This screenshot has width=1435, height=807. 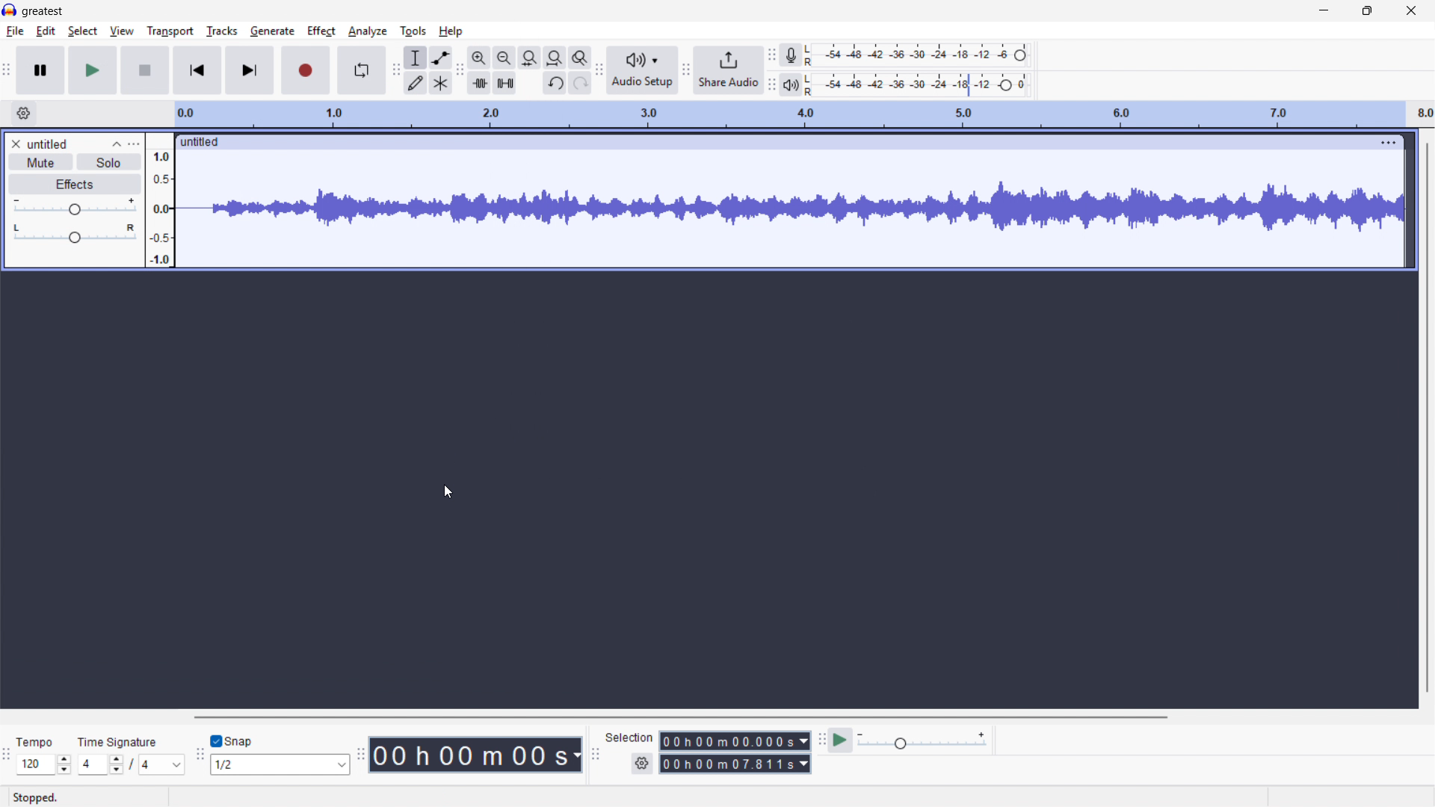 What do you see at coordinates (685, 71) in the screenshot?
I see `share audio toolbar` at bounding box center [685, 71].